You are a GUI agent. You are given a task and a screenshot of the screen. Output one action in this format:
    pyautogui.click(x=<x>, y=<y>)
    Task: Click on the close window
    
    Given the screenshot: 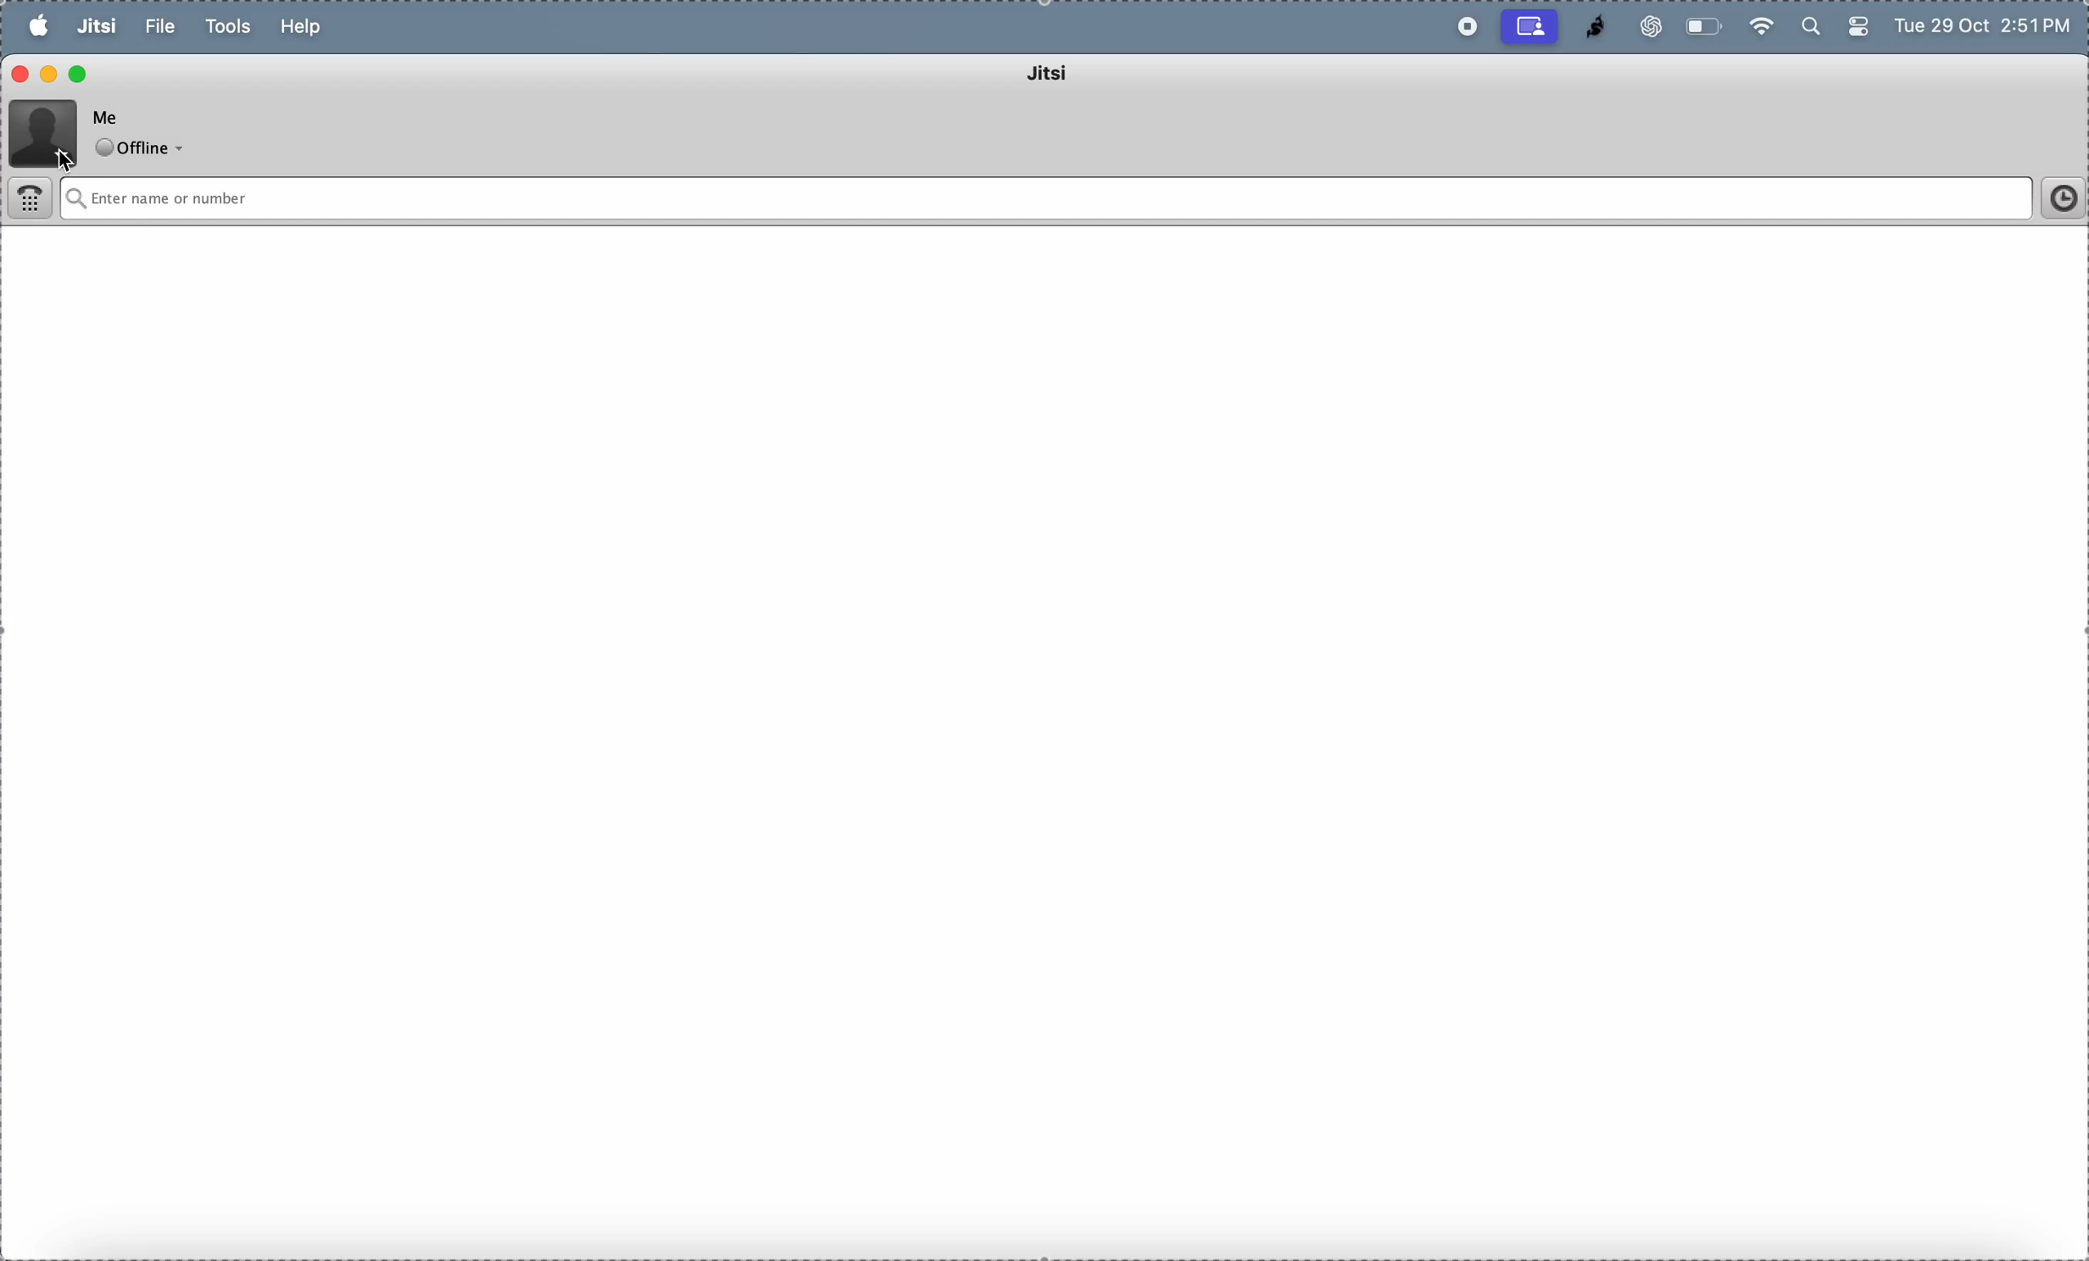 What is the action you would take?
    pyautogui.click(x=21, y=76)
    